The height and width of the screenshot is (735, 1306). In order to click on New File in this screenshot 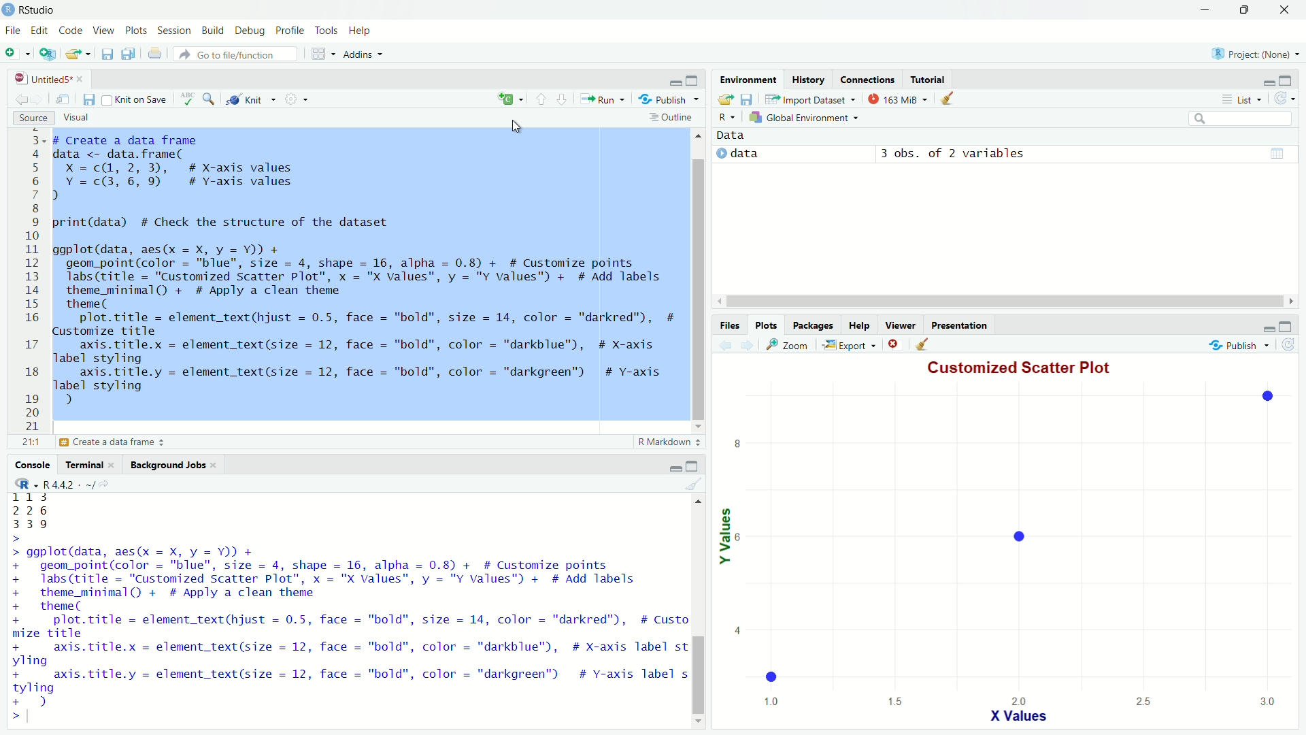, I will do `click(16, 52)`.